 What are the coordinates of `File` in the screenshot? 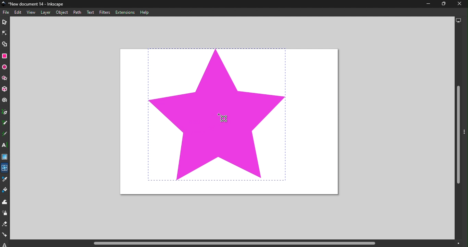 It's located at (7, 12).